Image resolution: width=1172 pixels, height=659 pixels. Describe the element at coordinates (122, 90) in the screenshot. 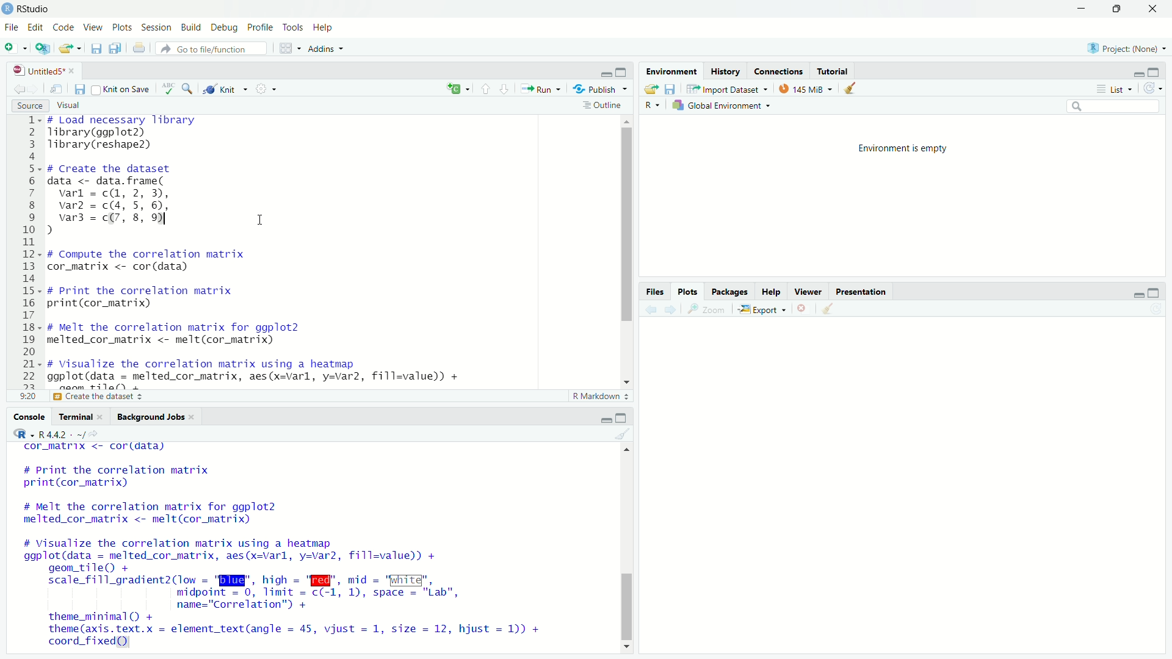

I see `knit on save` at that location.